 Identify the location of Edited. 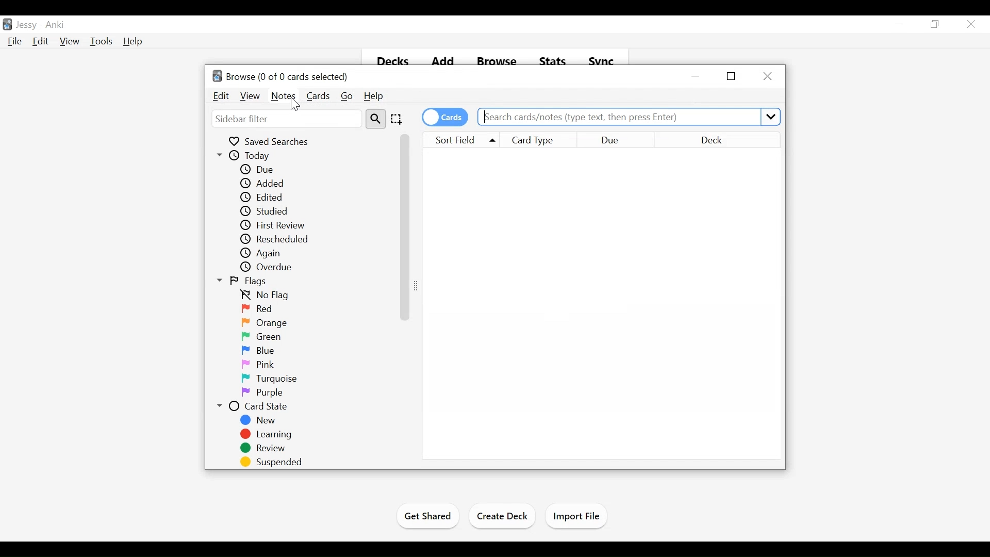
(261, 198).